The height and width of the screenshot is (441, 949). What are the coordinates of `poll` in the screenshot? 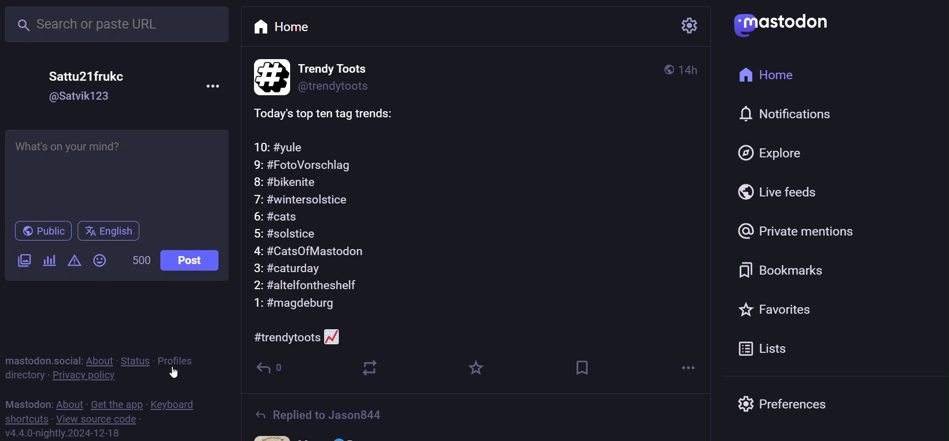 It's located at (49, 261).